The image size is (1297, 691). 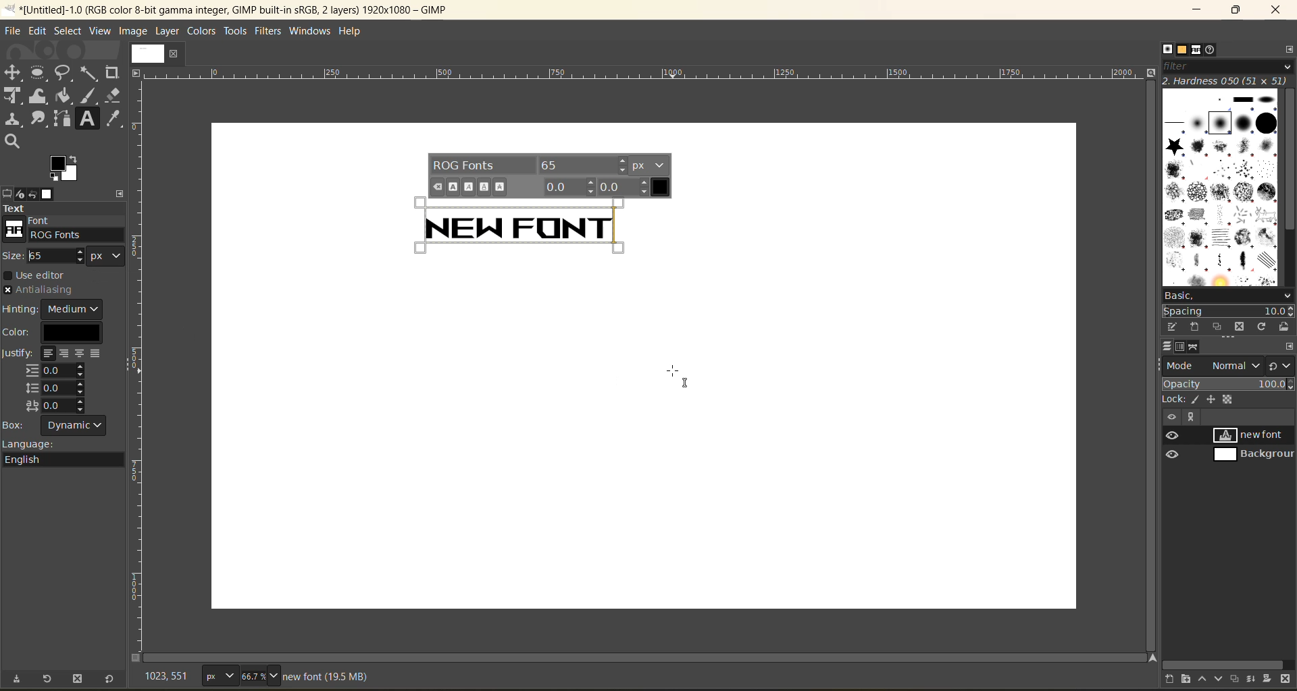 What do you see at coordinates (1194, 328) in the screenshot?
I see `create a new brush` at bounding box center [1194, 328].